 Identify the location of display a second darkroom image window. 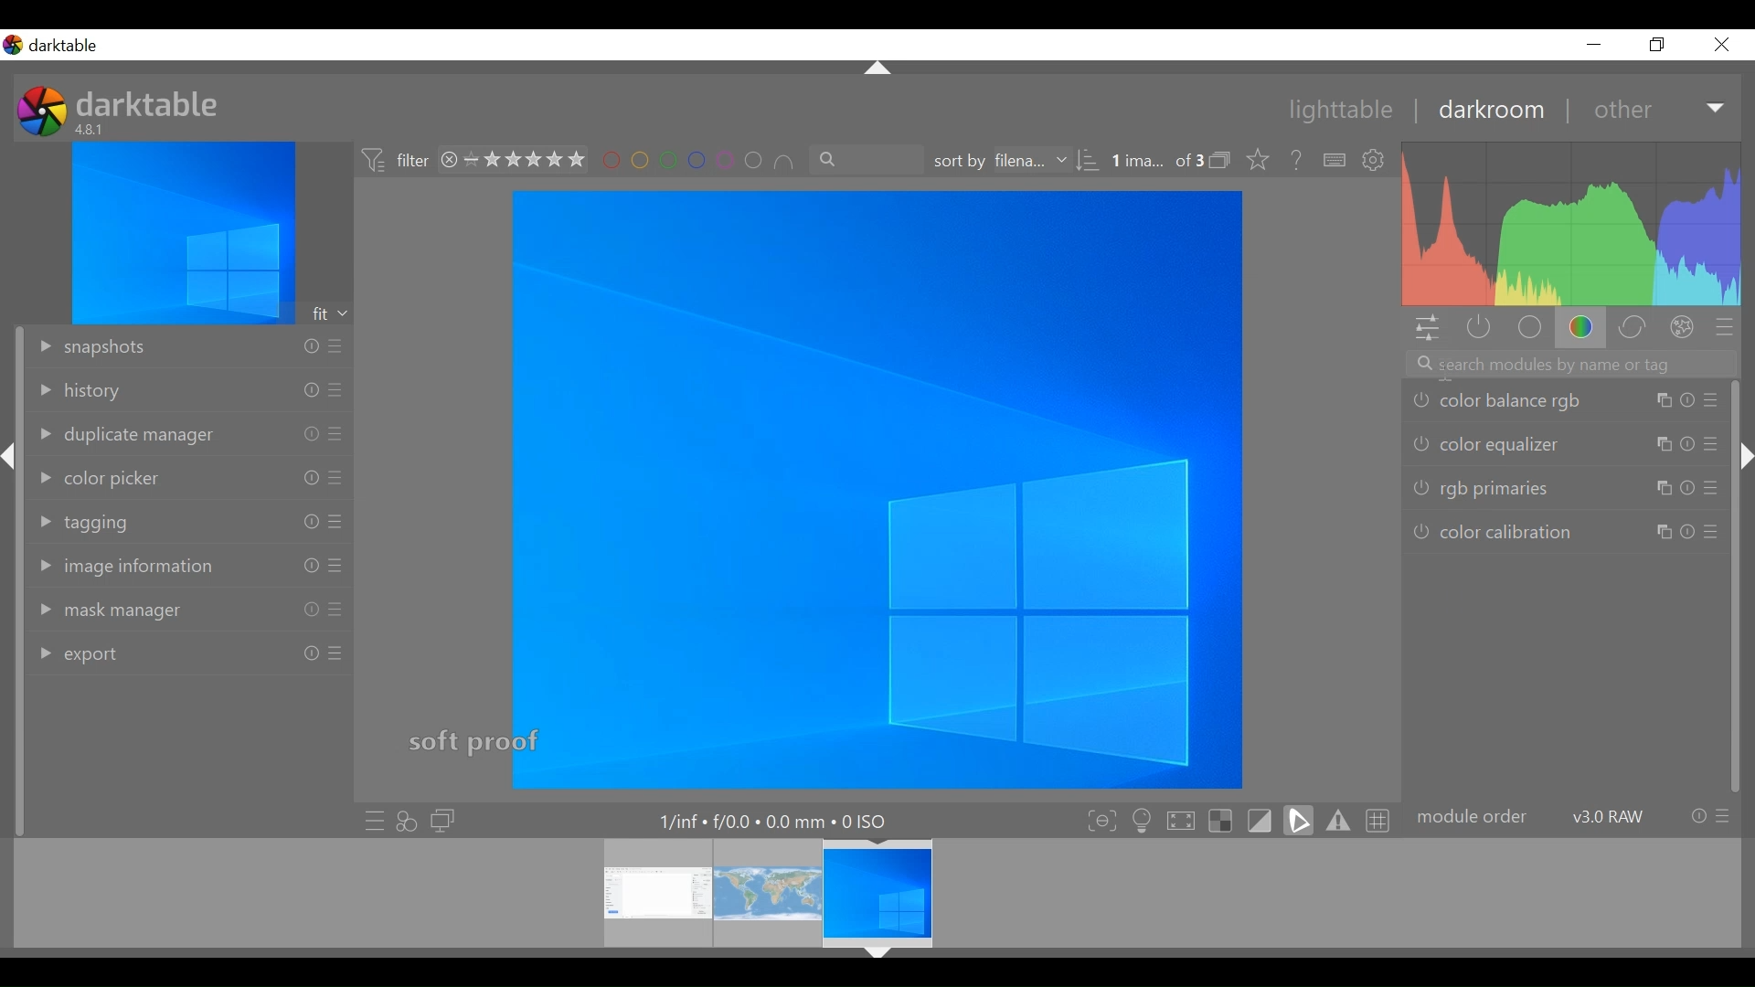
(443, 821).